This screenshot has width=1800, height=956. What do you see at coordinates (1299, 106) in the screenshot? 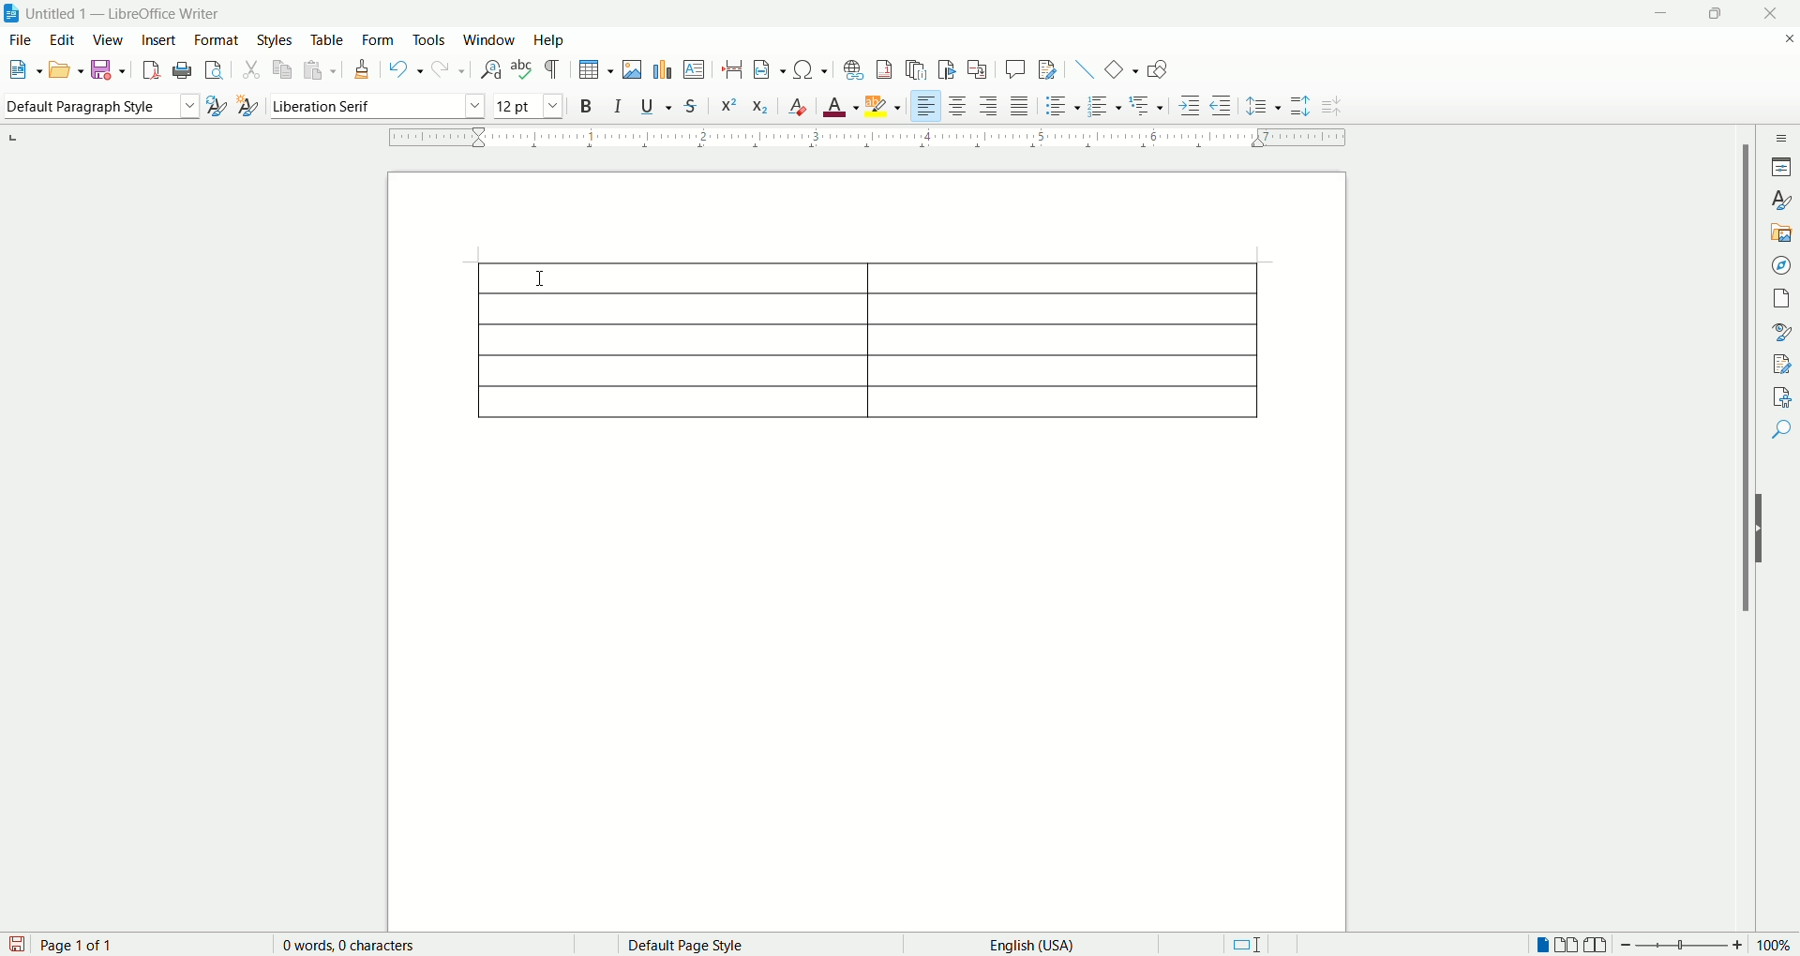
I see `increase paragraph spacing` at bounding box center [1299, 106].